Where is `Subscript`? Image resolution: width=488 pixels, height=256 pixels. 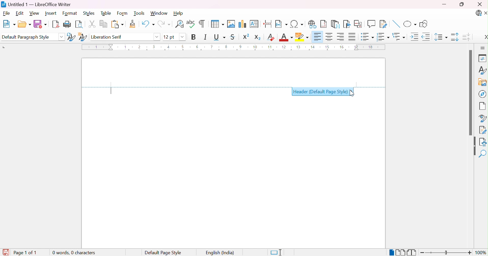 Subscript is located at coordinates (258, 38).